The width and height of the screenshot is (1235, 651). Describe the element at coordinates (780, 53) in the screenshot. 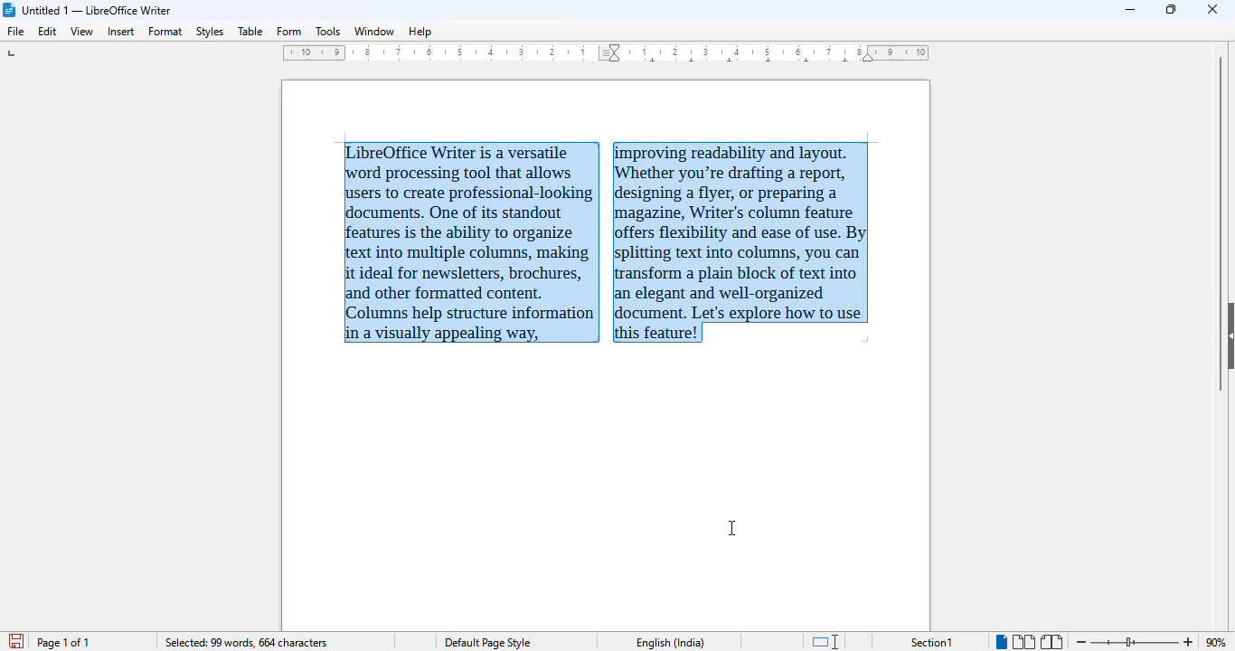

I see `ruler` at that location.